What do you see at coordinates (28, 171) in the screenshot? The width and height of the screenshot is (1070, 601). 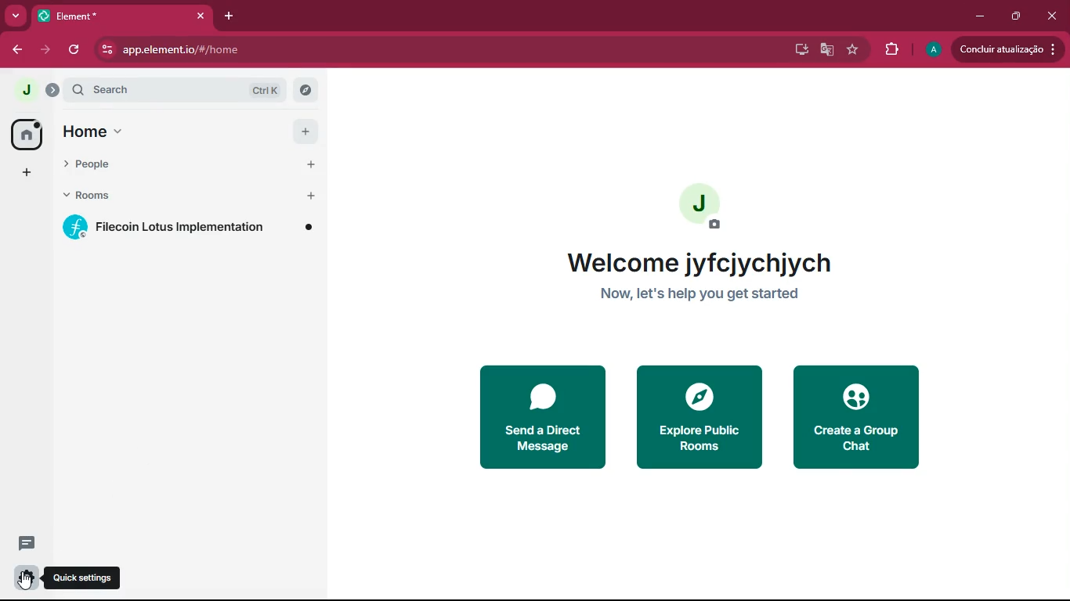 I see `more` at bounding box center [28, 171].